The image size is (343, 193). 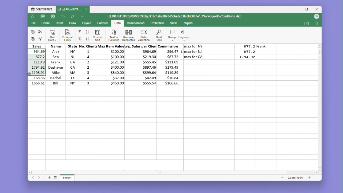 I want to click on Data validation, so click(x=144, y=35).